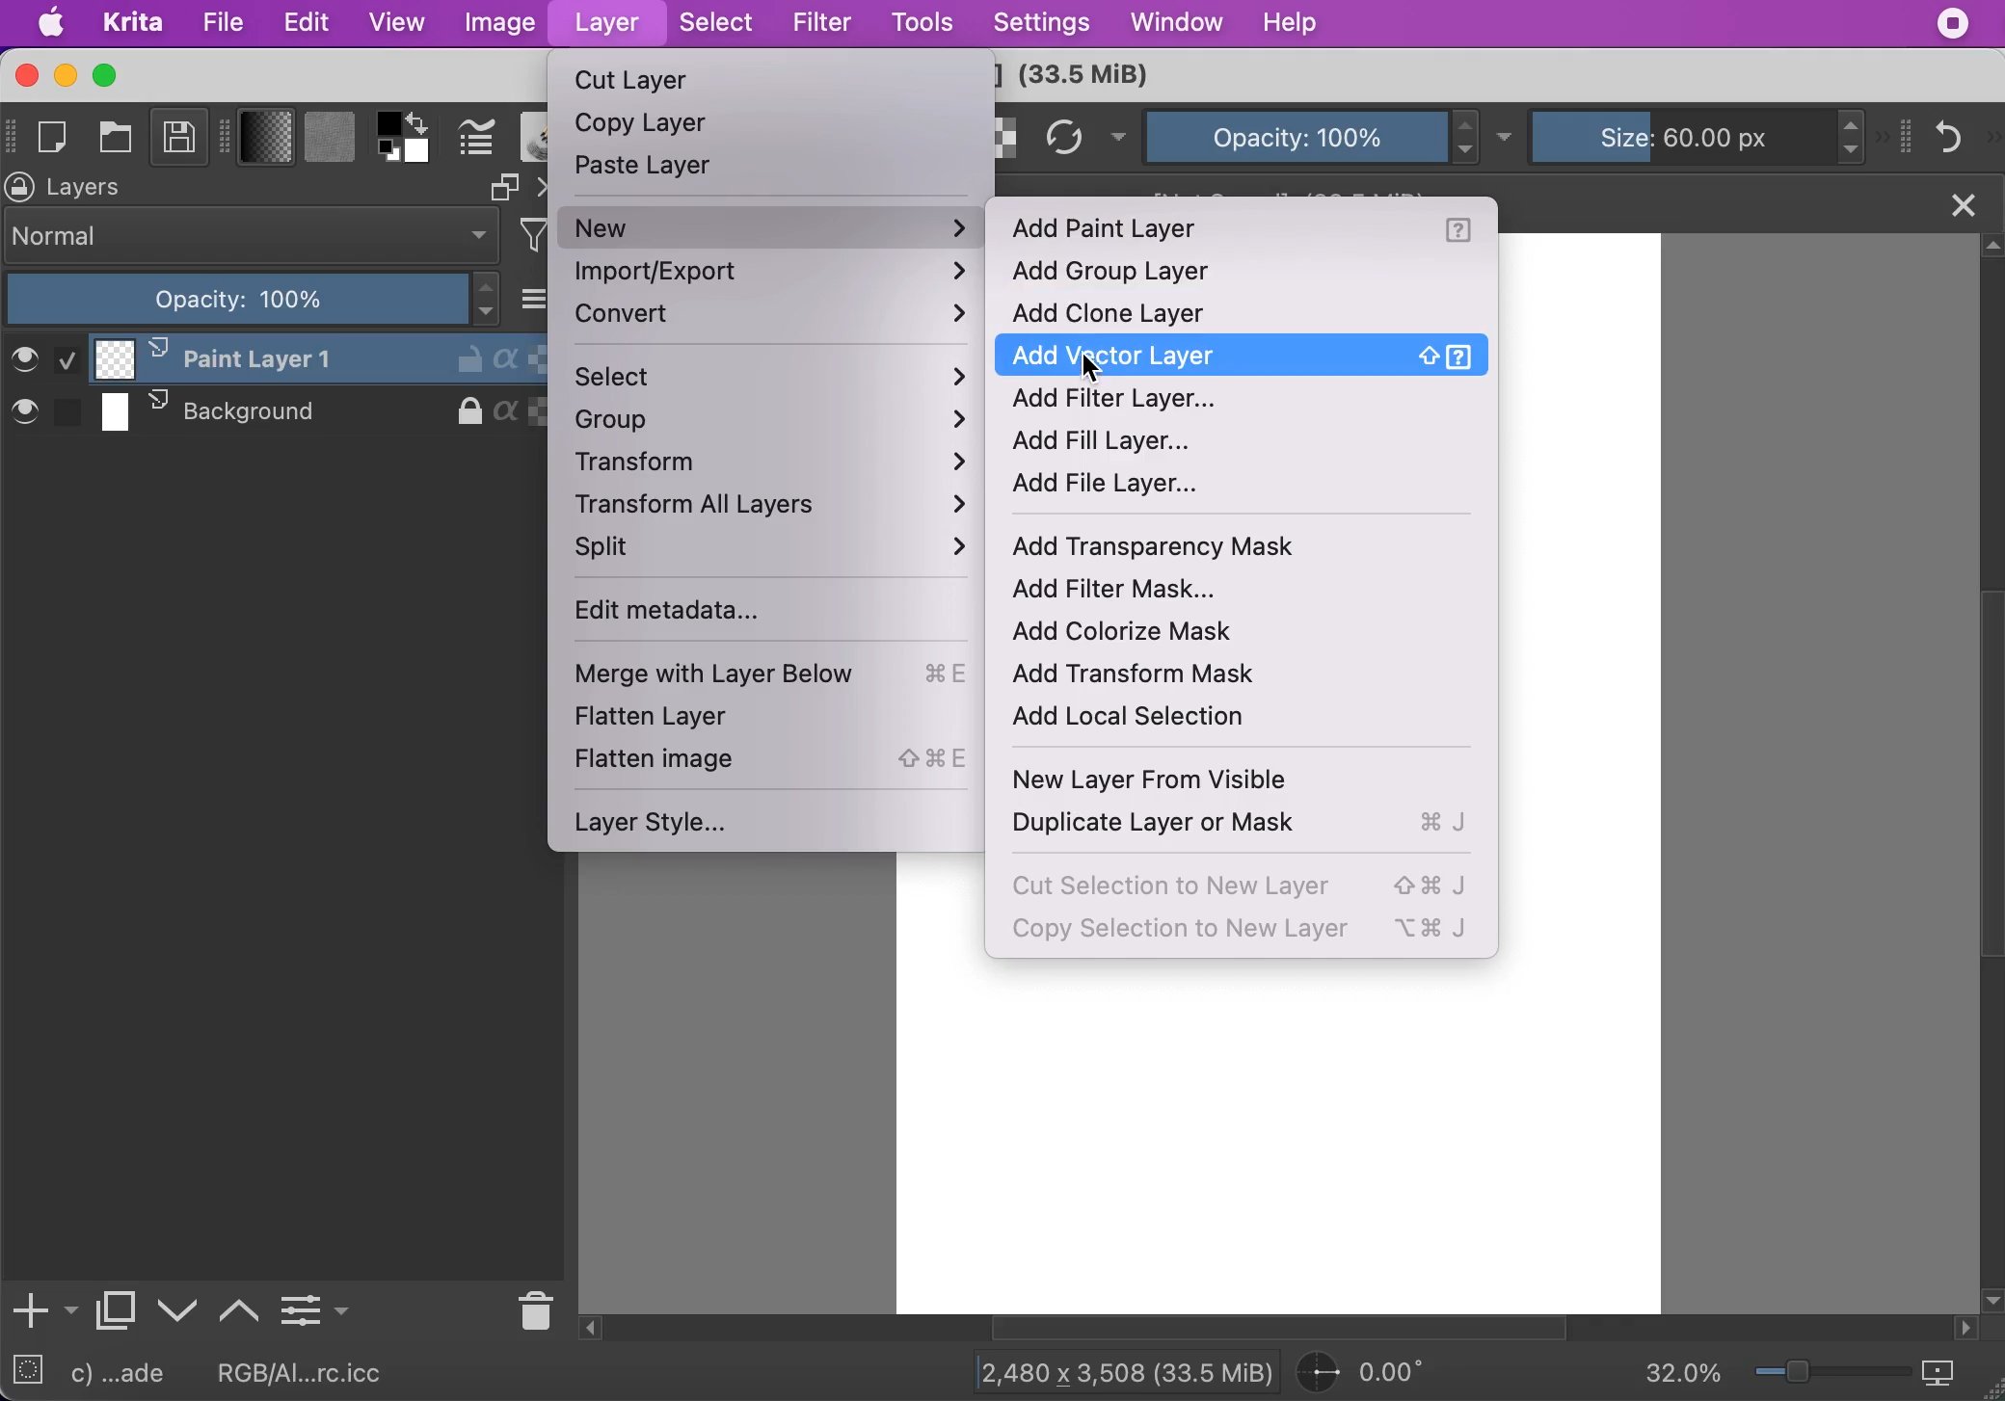 The width and height of the screenshot is (2005, 1401). What do you see at coordinates (241, 1308) in the screenshot?
I see `move layer or mask up` at bounding box center [241, 1308].